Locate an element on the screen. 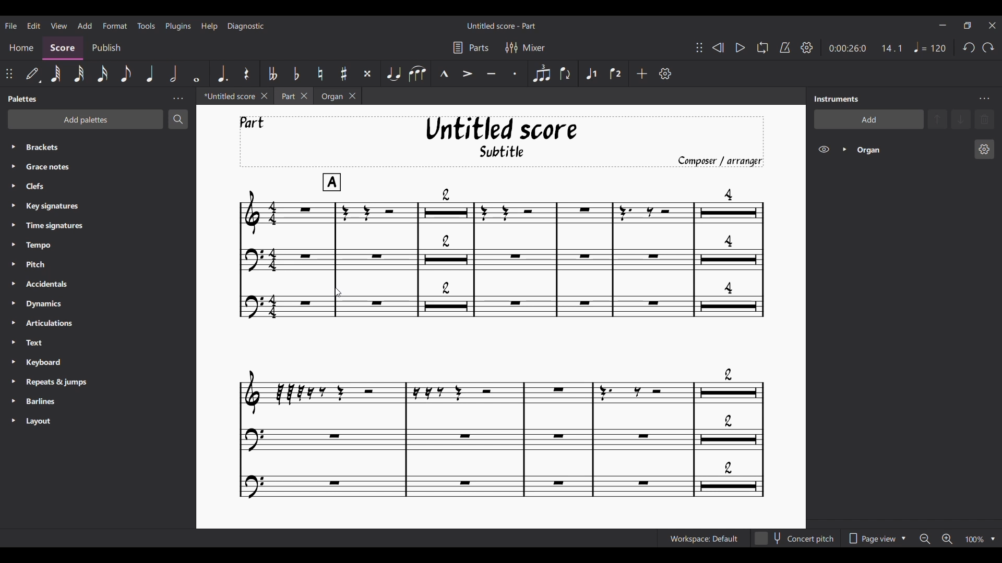 This screenshot has width=1002, height=563. Page view options is located at coordinates (876, 538).